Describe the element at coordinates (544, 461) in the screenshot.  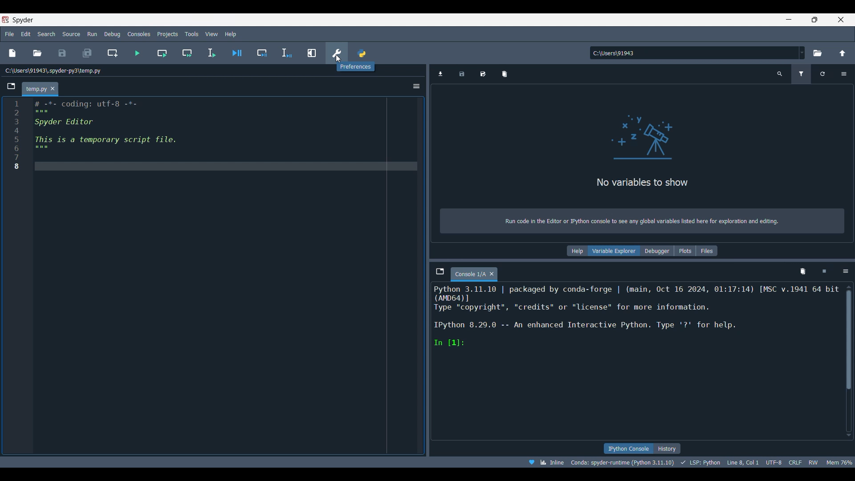
I see `inline` at that location.